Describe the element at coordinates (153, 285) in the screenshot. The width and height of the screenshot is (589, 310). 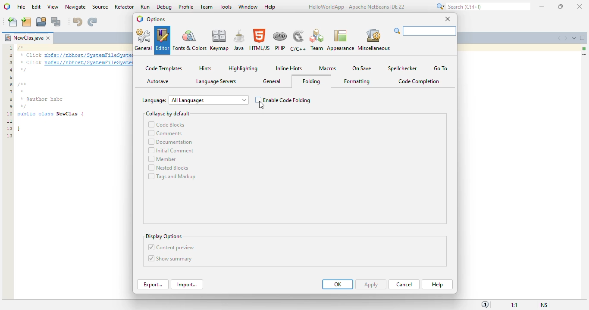
I see `export` at that location.